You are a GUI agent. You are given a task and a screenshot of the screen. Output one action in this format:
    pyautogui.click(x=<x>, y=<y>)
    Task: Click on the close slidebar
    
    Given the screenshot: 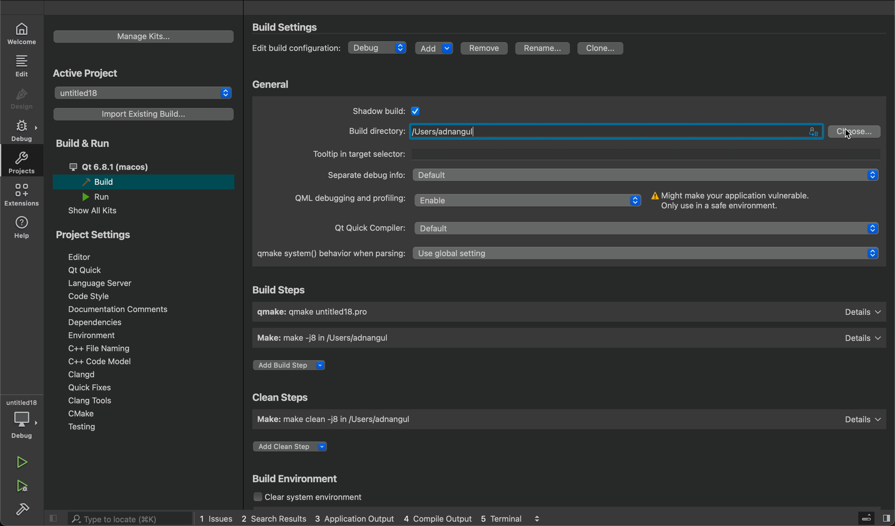 What is the action you would take?
    pyautogui.click(x=874, y=517)
    